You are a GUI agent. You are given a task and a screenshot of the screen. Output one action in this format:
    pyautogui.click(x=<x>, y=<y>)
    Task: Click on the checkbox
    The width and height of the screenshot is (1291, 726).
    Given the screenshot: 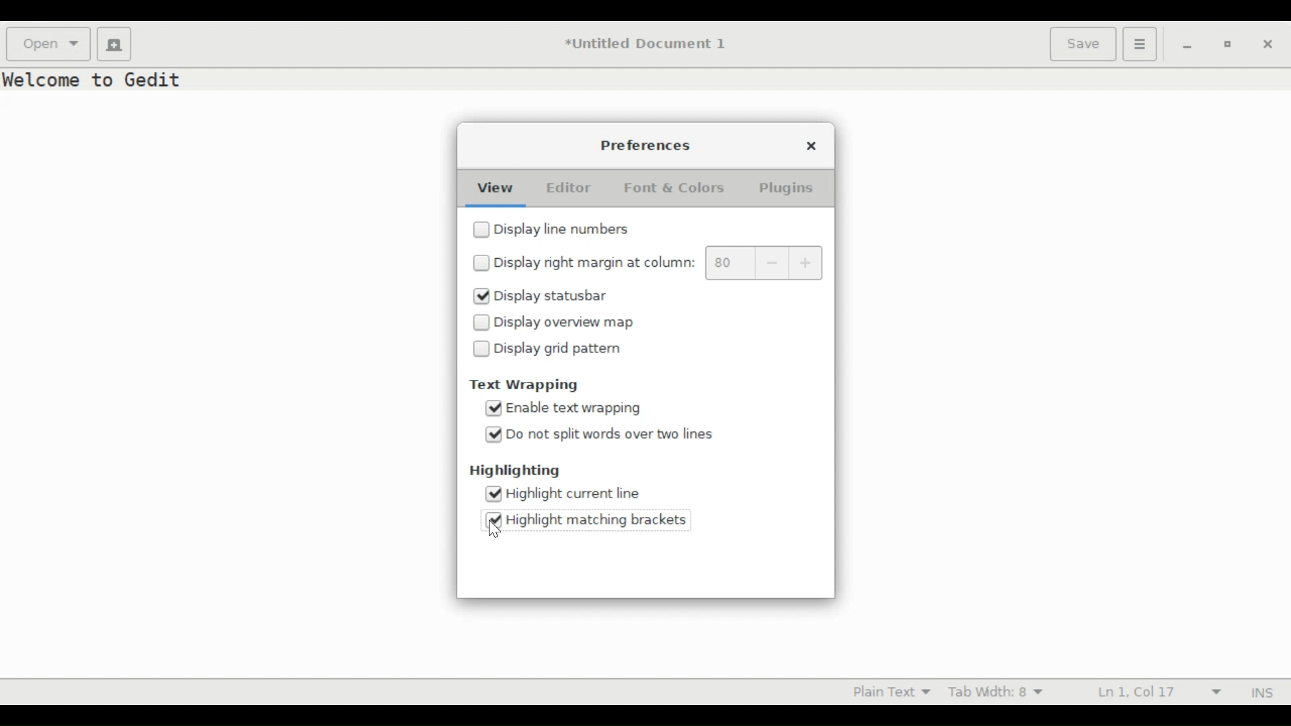 What is the action you would take?
    pyautogui.click(x=482, y=323)
    